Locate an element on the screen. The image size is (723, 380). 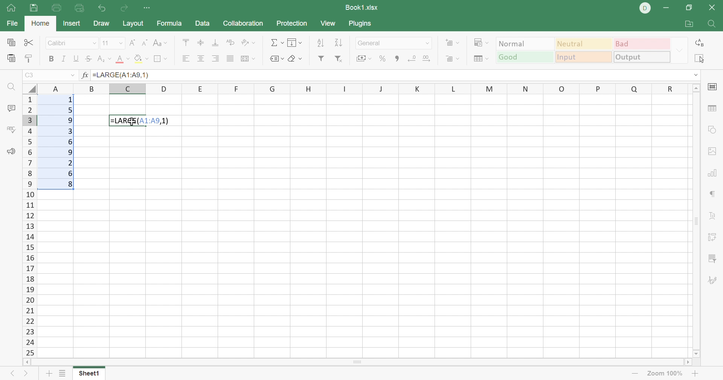
Feedback & Support is located at coordinates (11, 152).